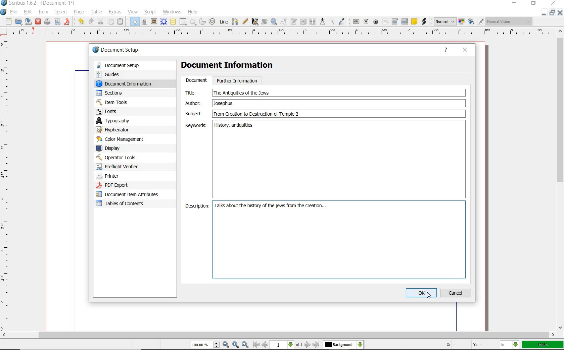 The width and height of the screenshot is (564, 350). I want to click on spiral, so click(213, 21).